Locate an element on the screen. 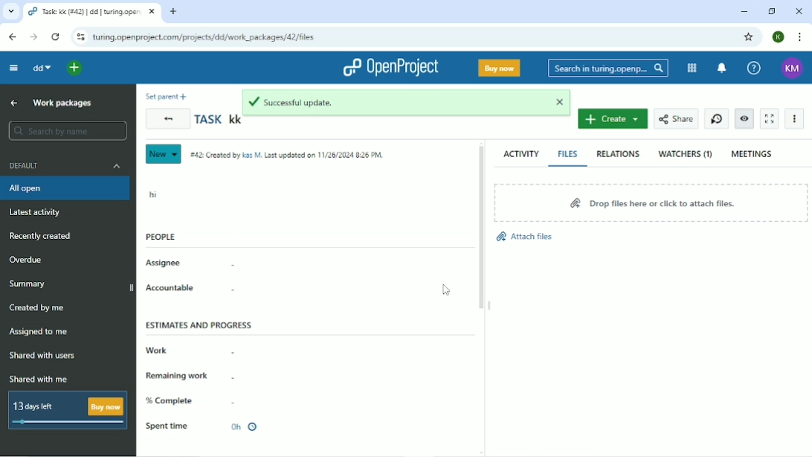  % Complete is located at coordinates (191, 399).